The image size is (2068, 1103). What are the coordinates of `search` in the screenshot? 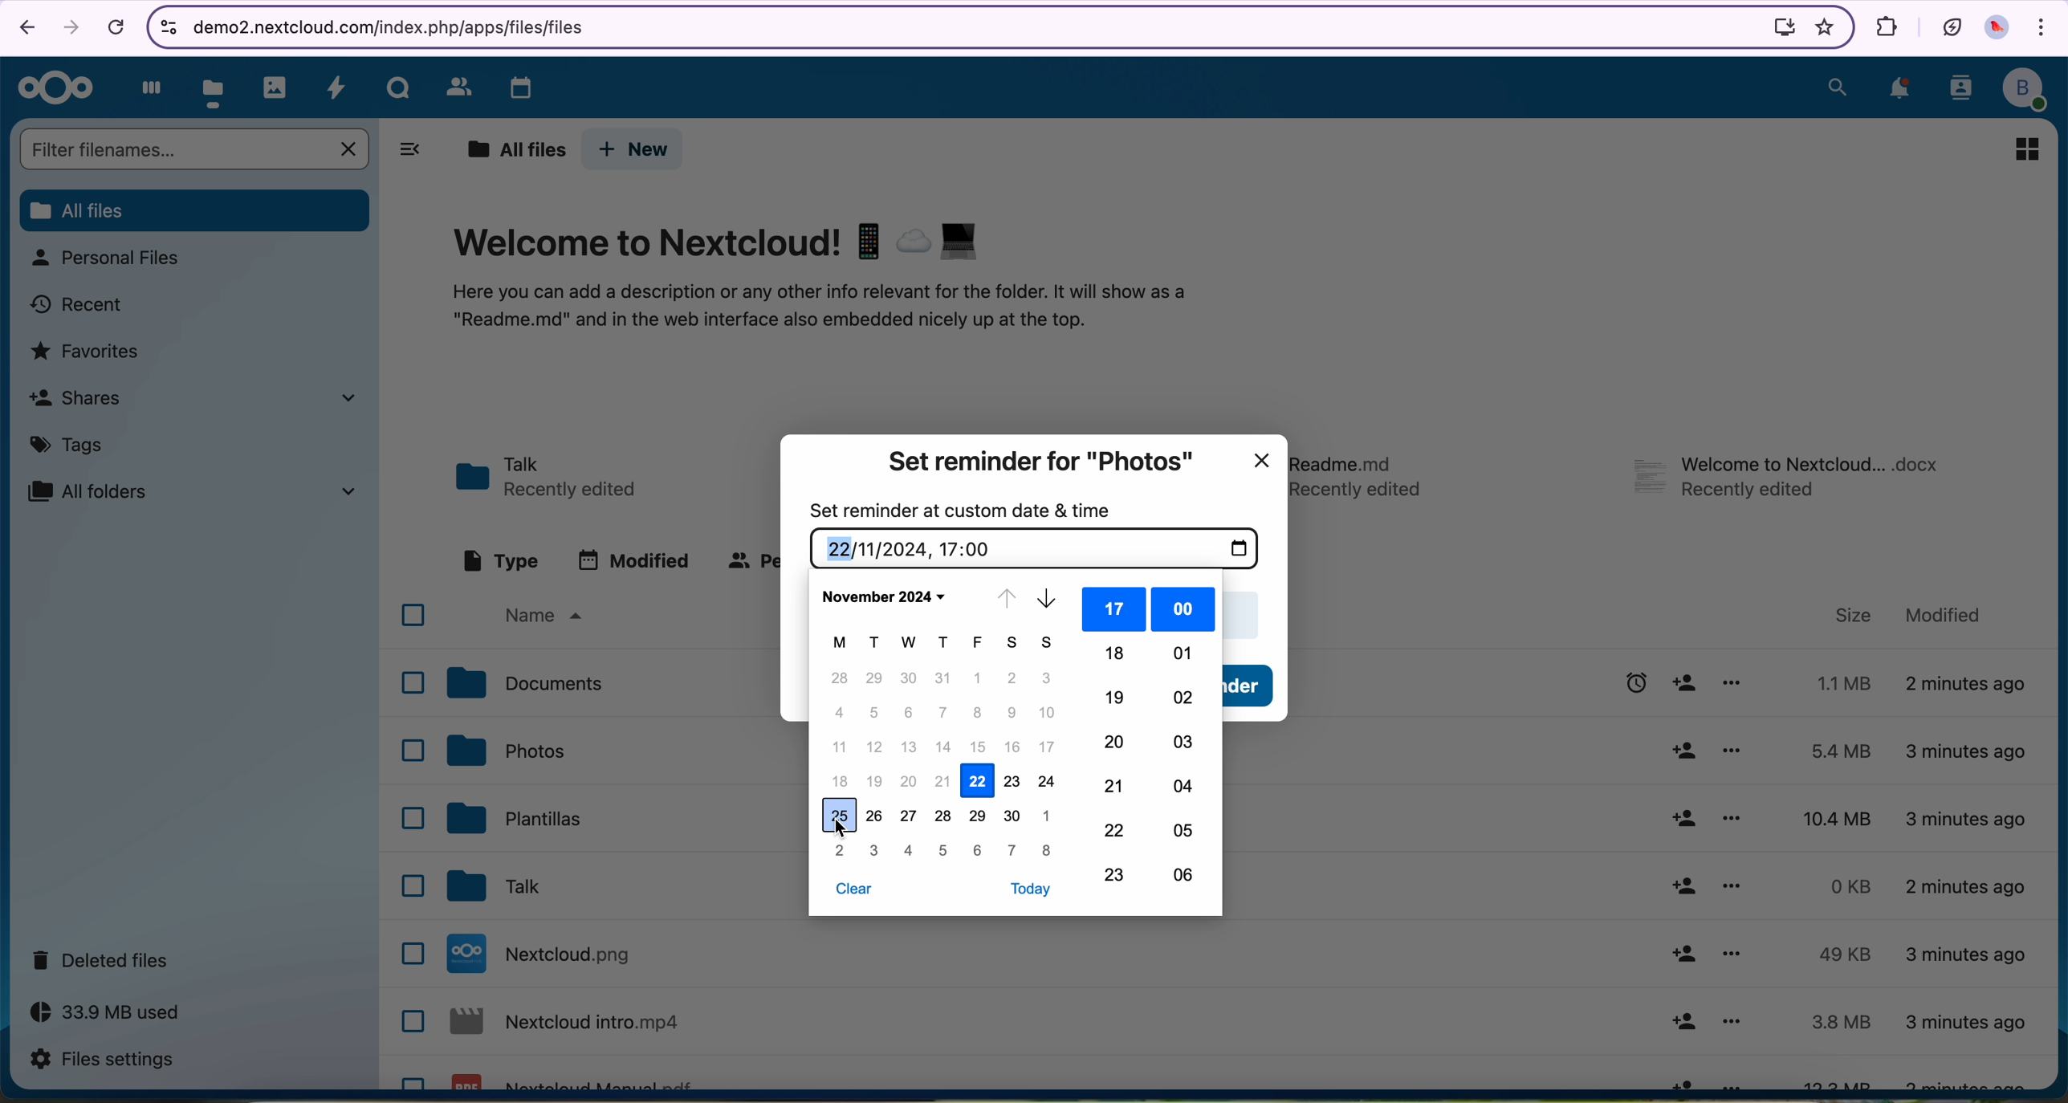 It's located at (1835, 86).